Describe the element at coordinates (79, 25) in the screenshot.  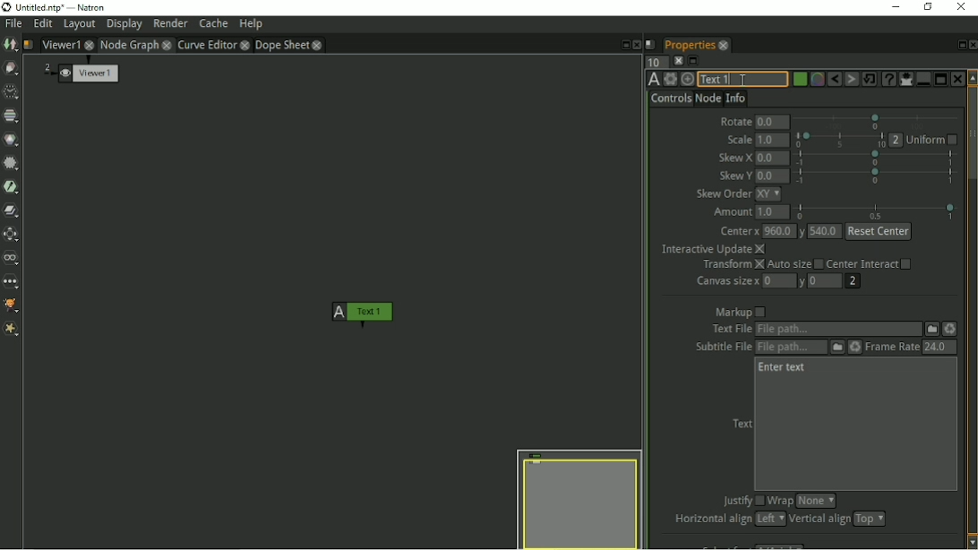
I see `Layout` at that location.